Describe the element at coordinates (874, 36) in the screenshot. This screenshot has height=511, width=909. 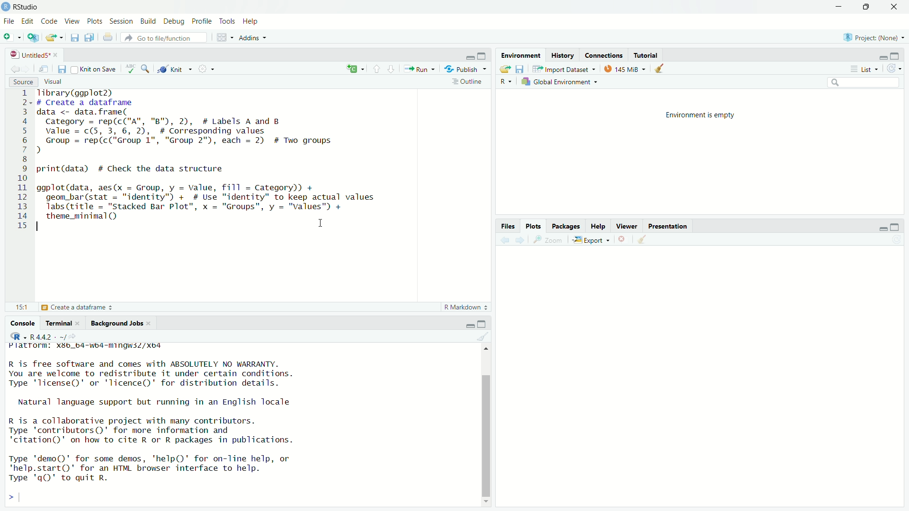
I see `Project (Note)` at that location.